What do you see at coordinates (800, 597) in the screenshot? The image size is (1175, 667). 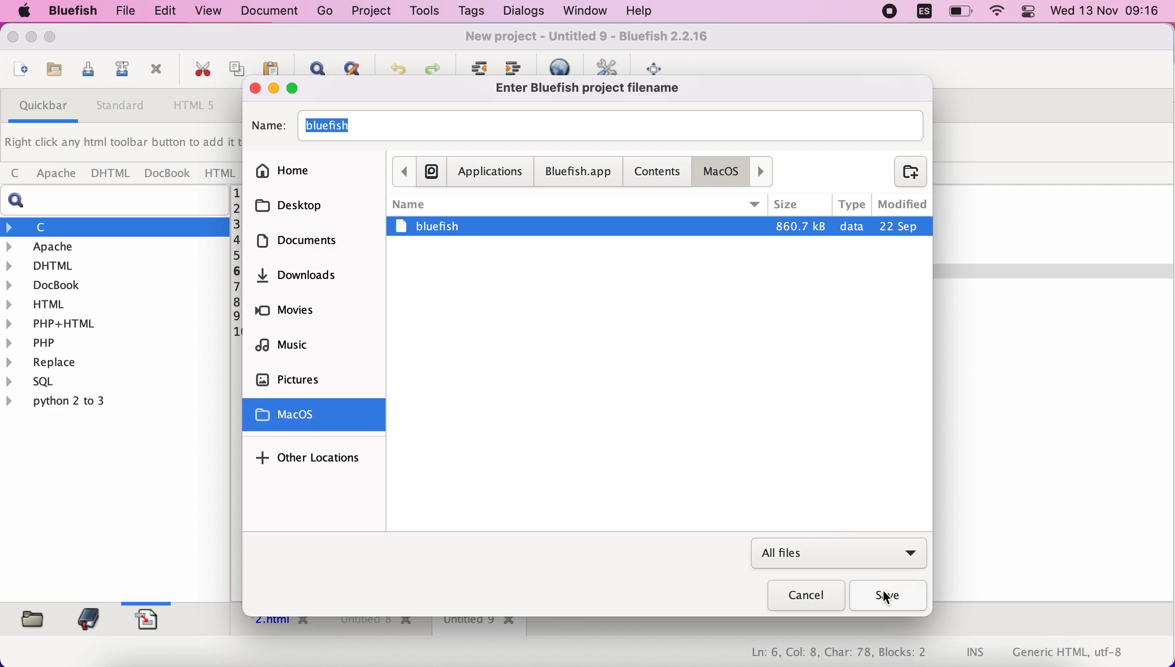 I see `cancel` at bounding box center [800, 597].